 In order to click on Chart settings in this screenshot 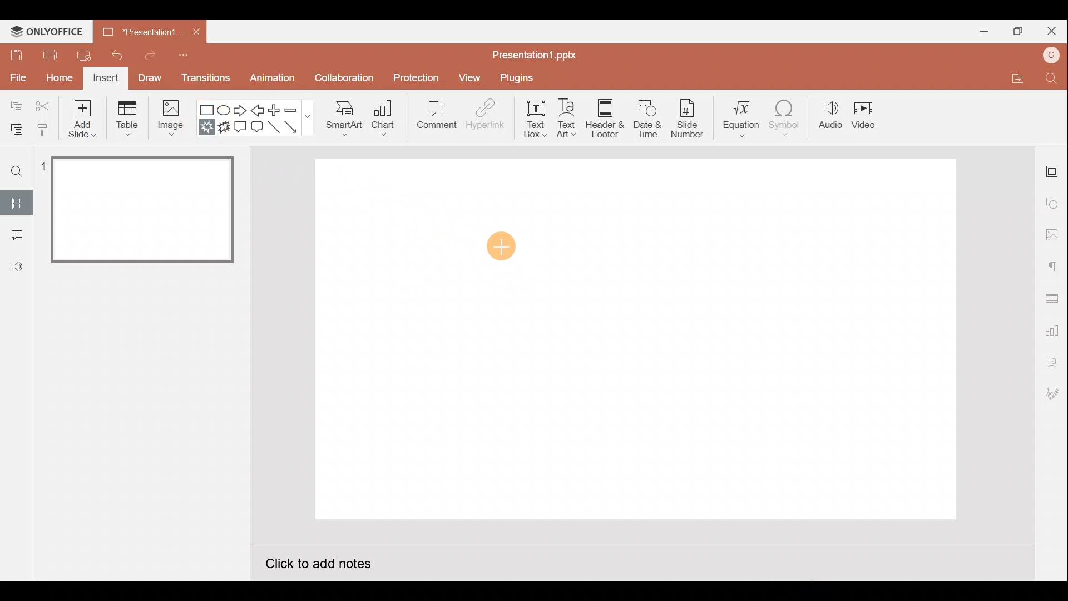, I will do `click(1054, 328)`.